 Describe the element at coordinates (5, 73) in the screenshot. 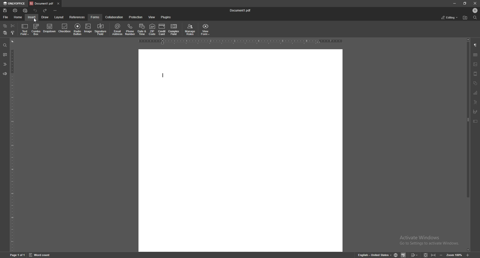

I see `feedback` at that location.